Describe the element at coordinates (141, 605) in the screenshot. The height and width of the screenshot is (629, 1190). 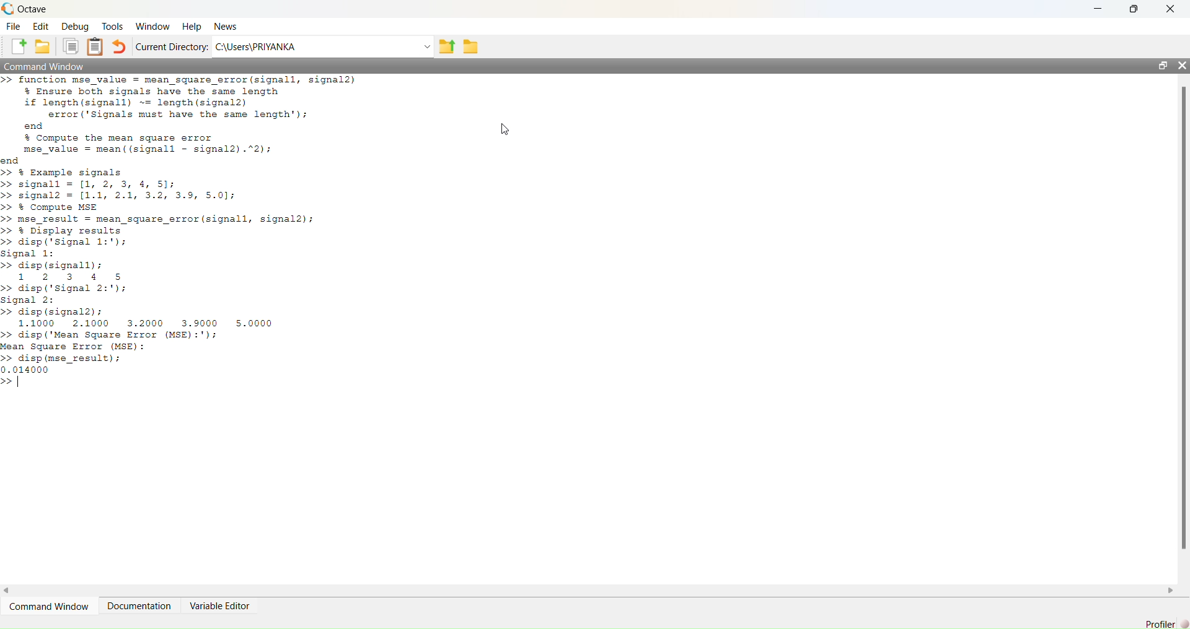
I see `Documentation` at that location.